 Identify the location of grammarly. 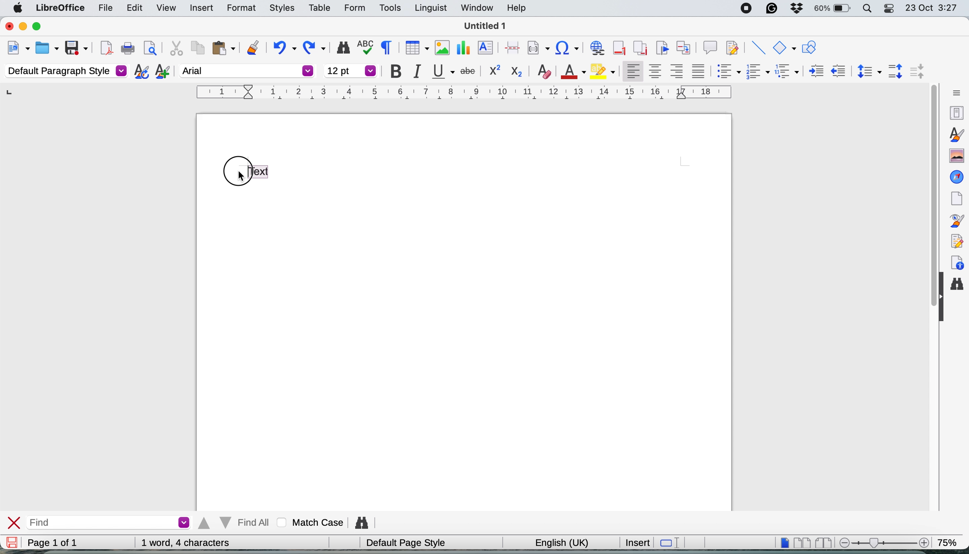
(770, 9).